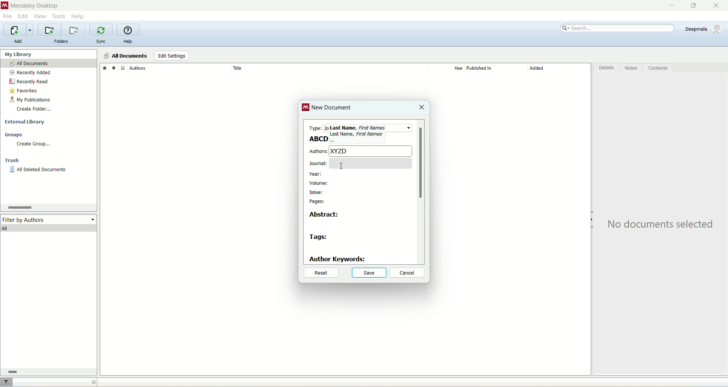 This screenshot has width=728, height=387. I want to click on file, so click(7, 17).